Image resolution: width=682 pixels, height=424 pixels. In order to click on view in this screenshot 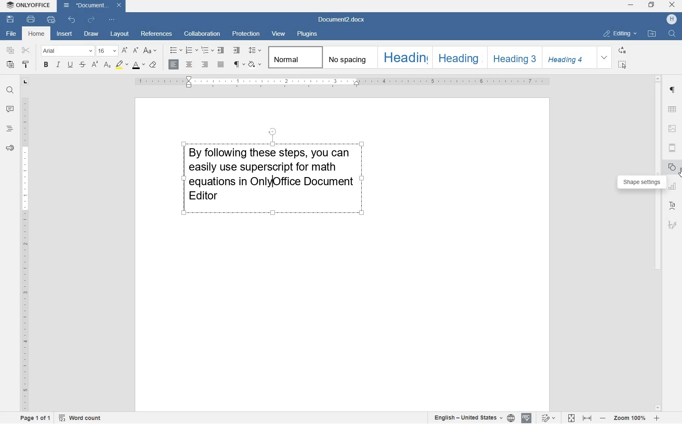, I will do `click(279, 34)`.